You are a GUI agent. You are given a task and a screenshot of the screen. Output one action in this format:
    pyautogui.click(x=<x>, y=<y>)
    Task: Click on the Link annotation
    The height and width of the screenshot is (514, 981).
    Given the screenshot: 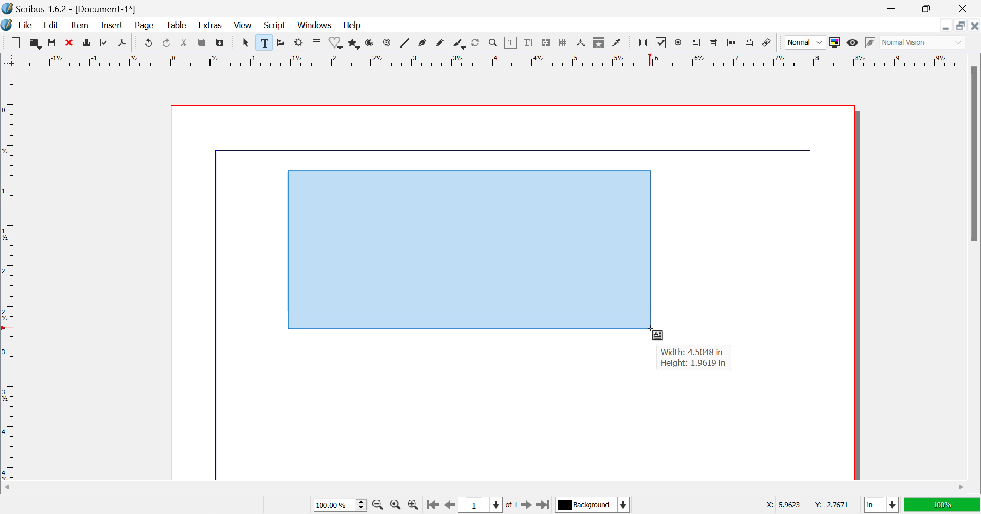 What is the action you would take?
    pyautogui.click(x=769, y=43)
    